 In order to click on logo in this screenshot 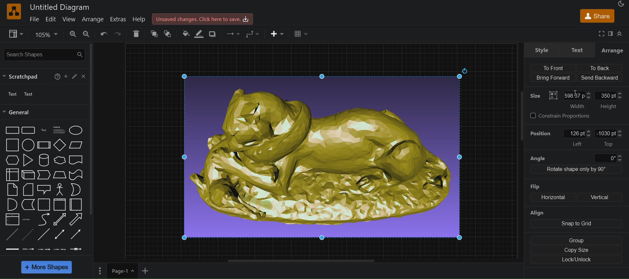, I will do `click(13, 11)`.